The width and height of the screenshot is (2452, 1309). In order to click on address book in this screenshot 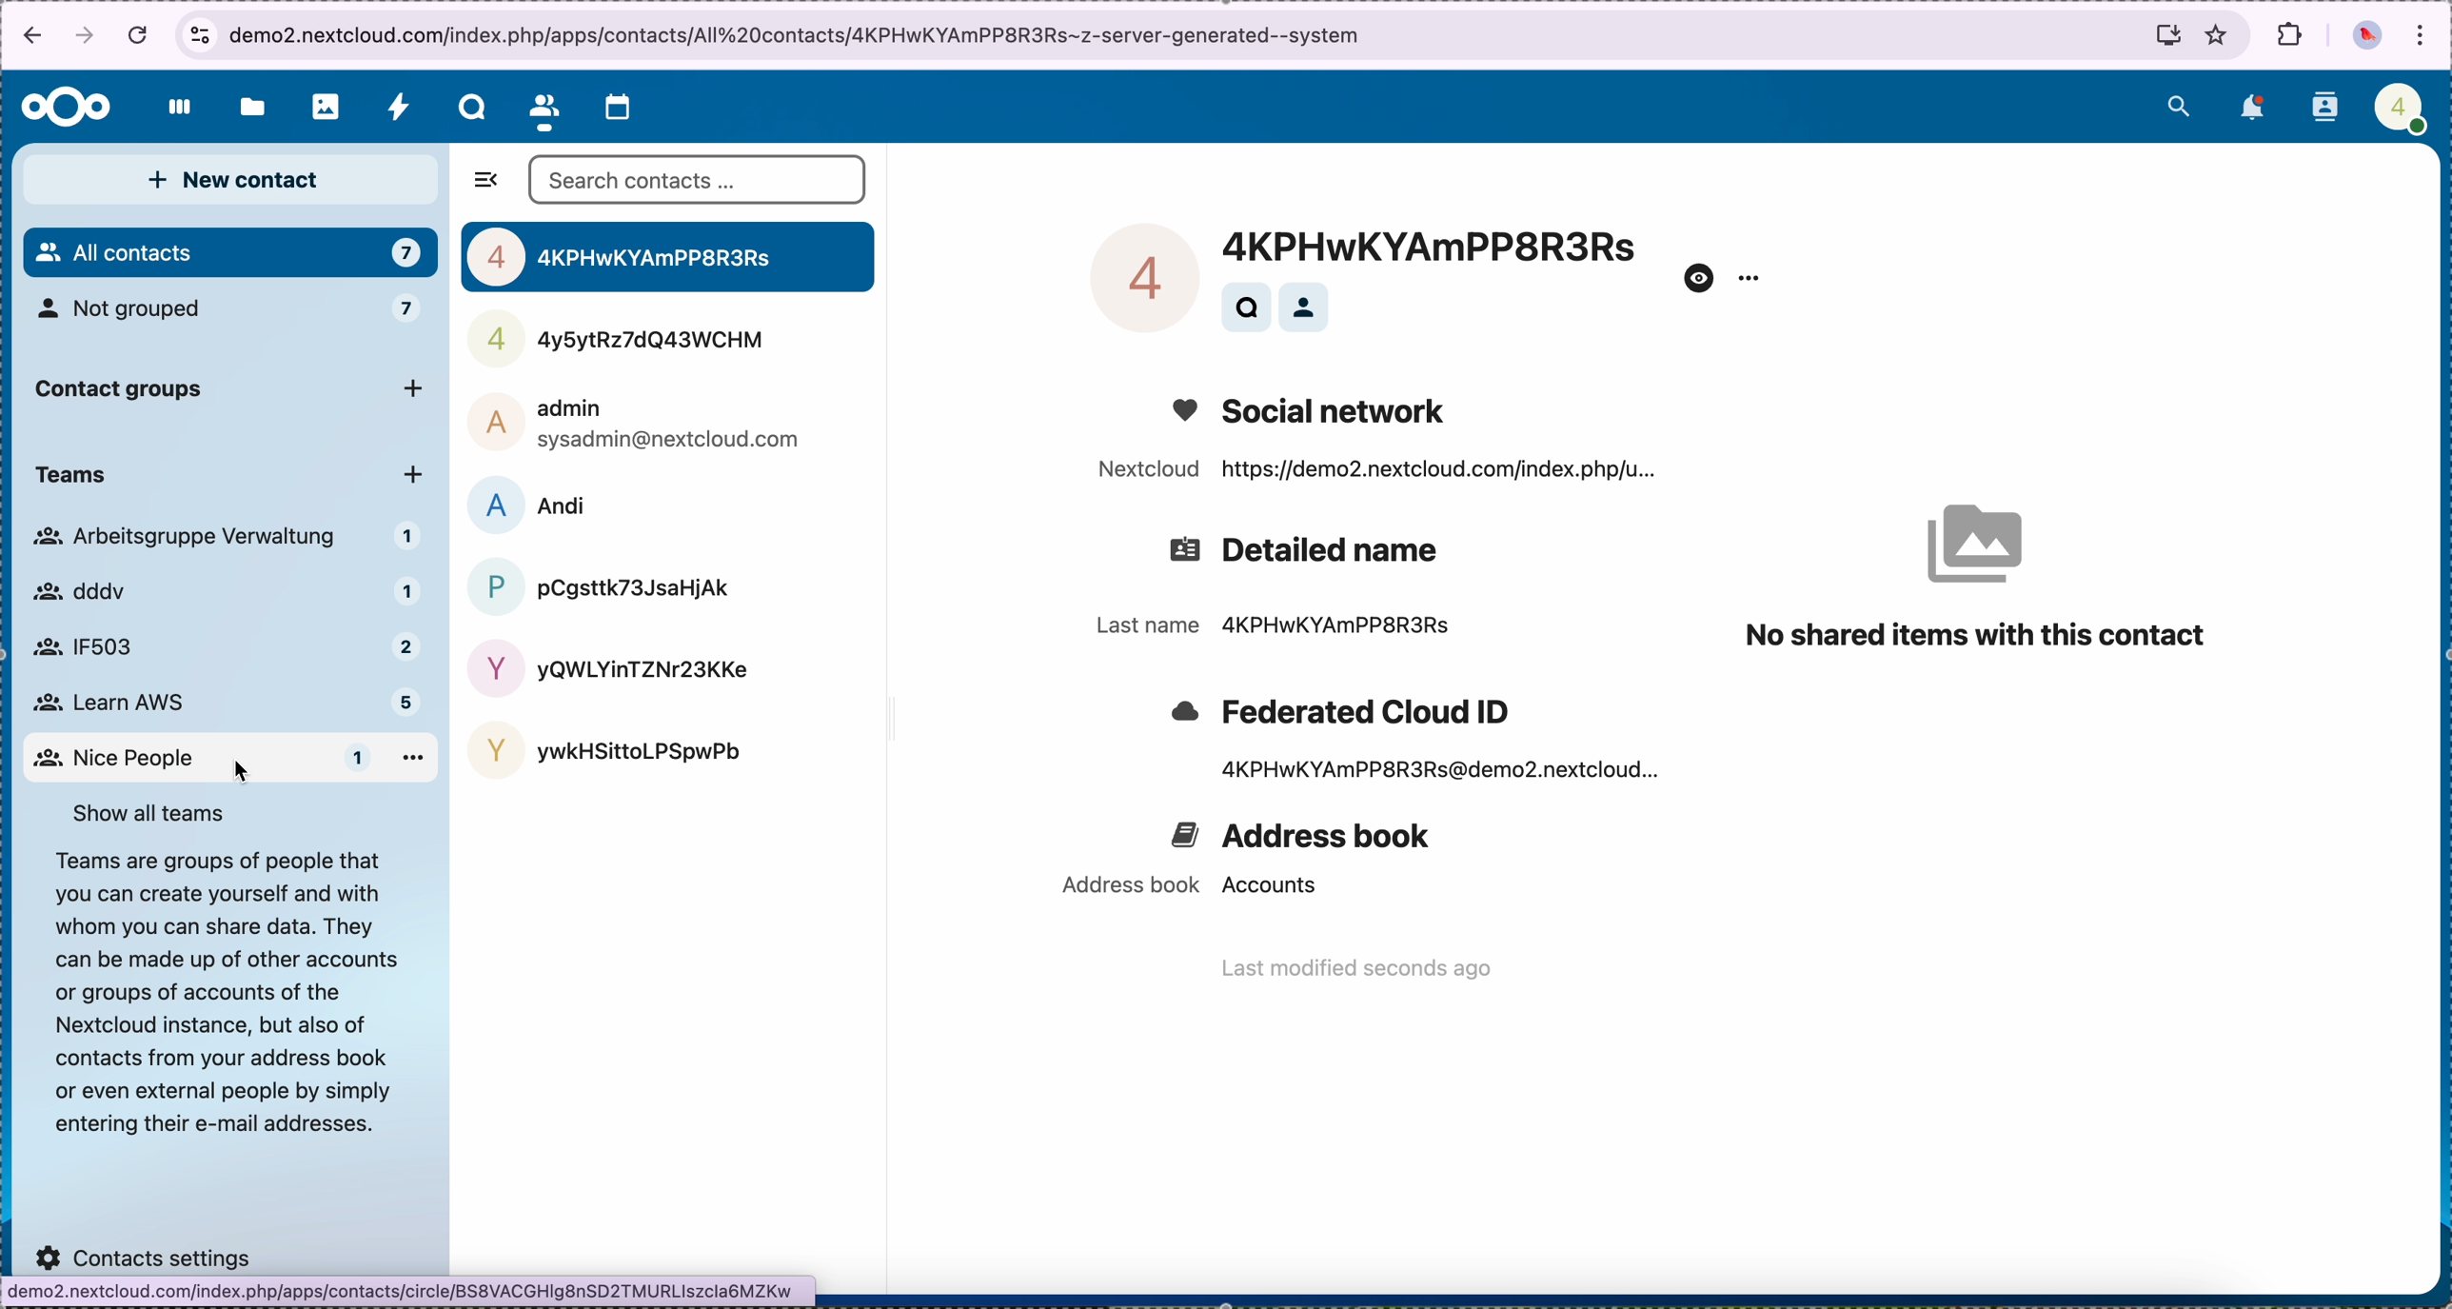, I will do `click(1183, 888)`.